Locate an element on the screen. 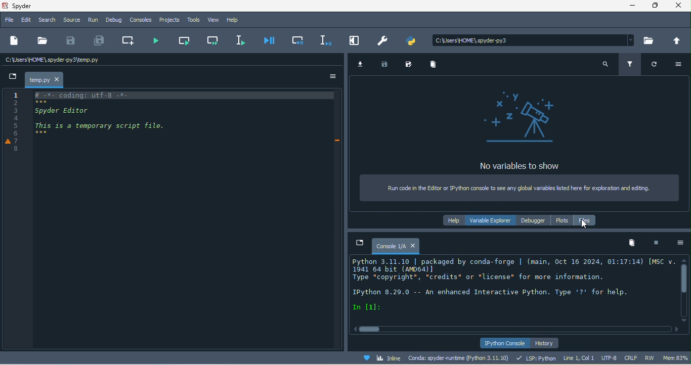 The height and width of the screenshot is (365, 691). mem 83% is located at coordinates (676, 358).